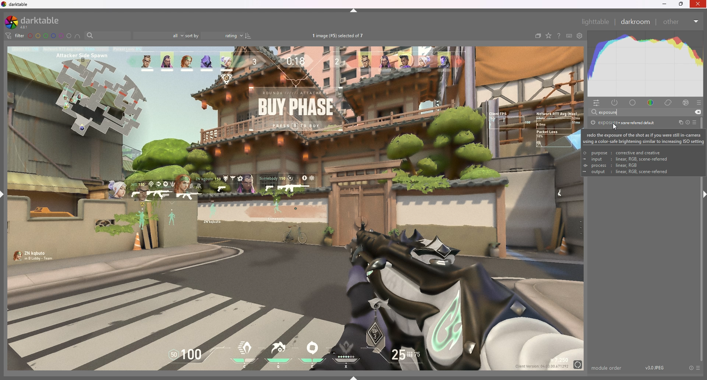 The width and height of the screenshot is (707, 380). Describe the element at coordinates (569, 36) in the screenshot. I see `keyboars shortcut` at that location.